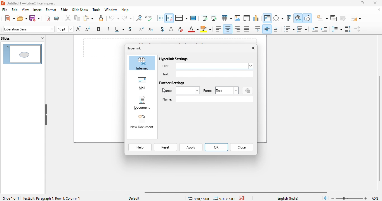 The height and width of the screenshot is (201, 382). Describe the element at coordinates (160, 18) in the screenshot. I see `display to grid` at that location.